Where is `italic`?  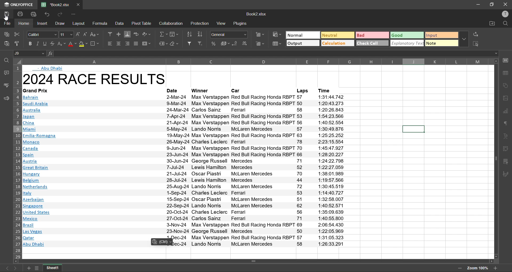 italic is located at coordinates (37, 43).